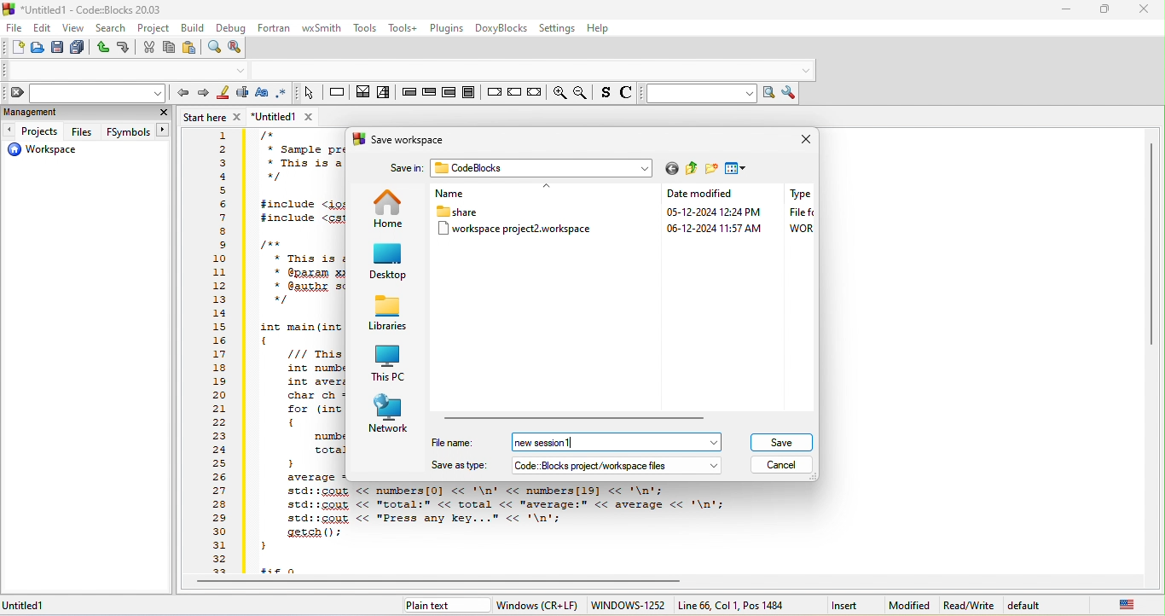 This screenshot has height=616, width=1165. Describe the element at coordinates (322, 29) in the screenshot. I see `wxsmith` at that location.